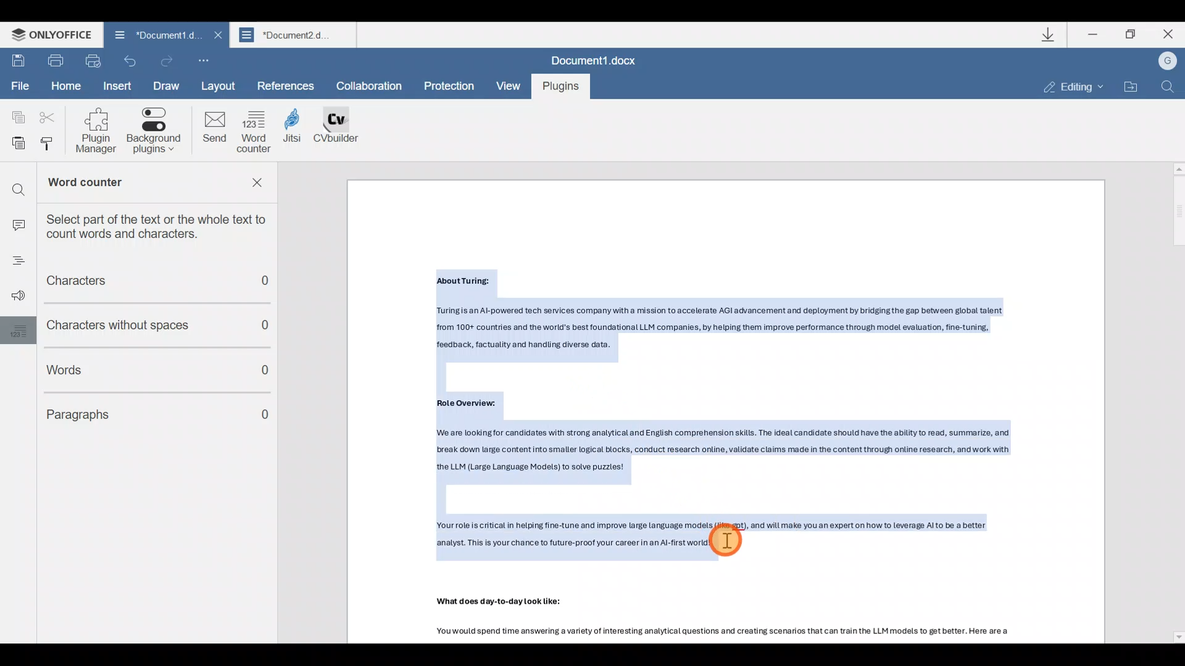 The width and height of the screenshot is (1185, 666). I want to click on 0, so click(273, 325).